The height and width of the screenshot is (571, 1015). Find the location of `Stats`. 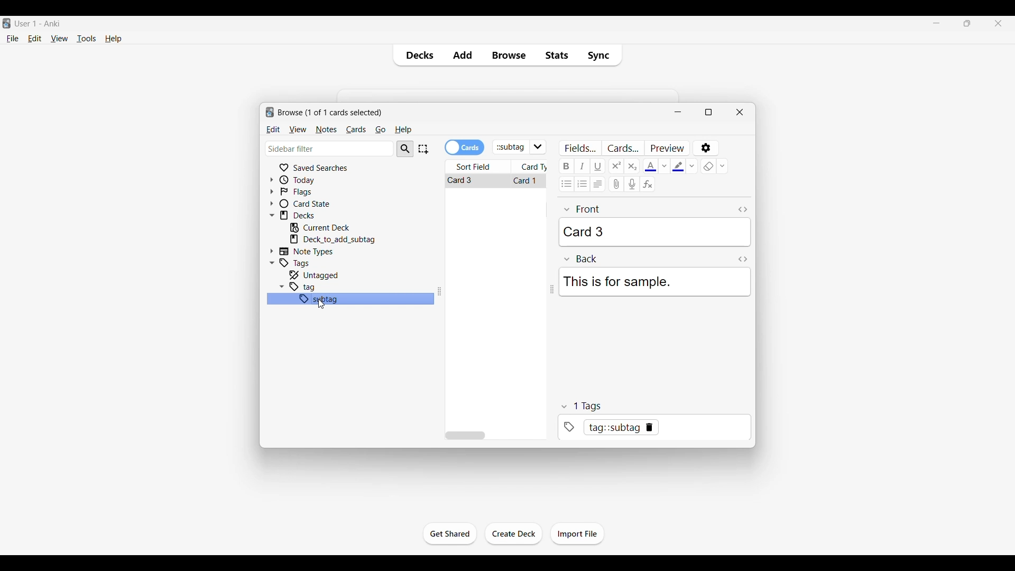

Stats is located at coordinates (556, 55).